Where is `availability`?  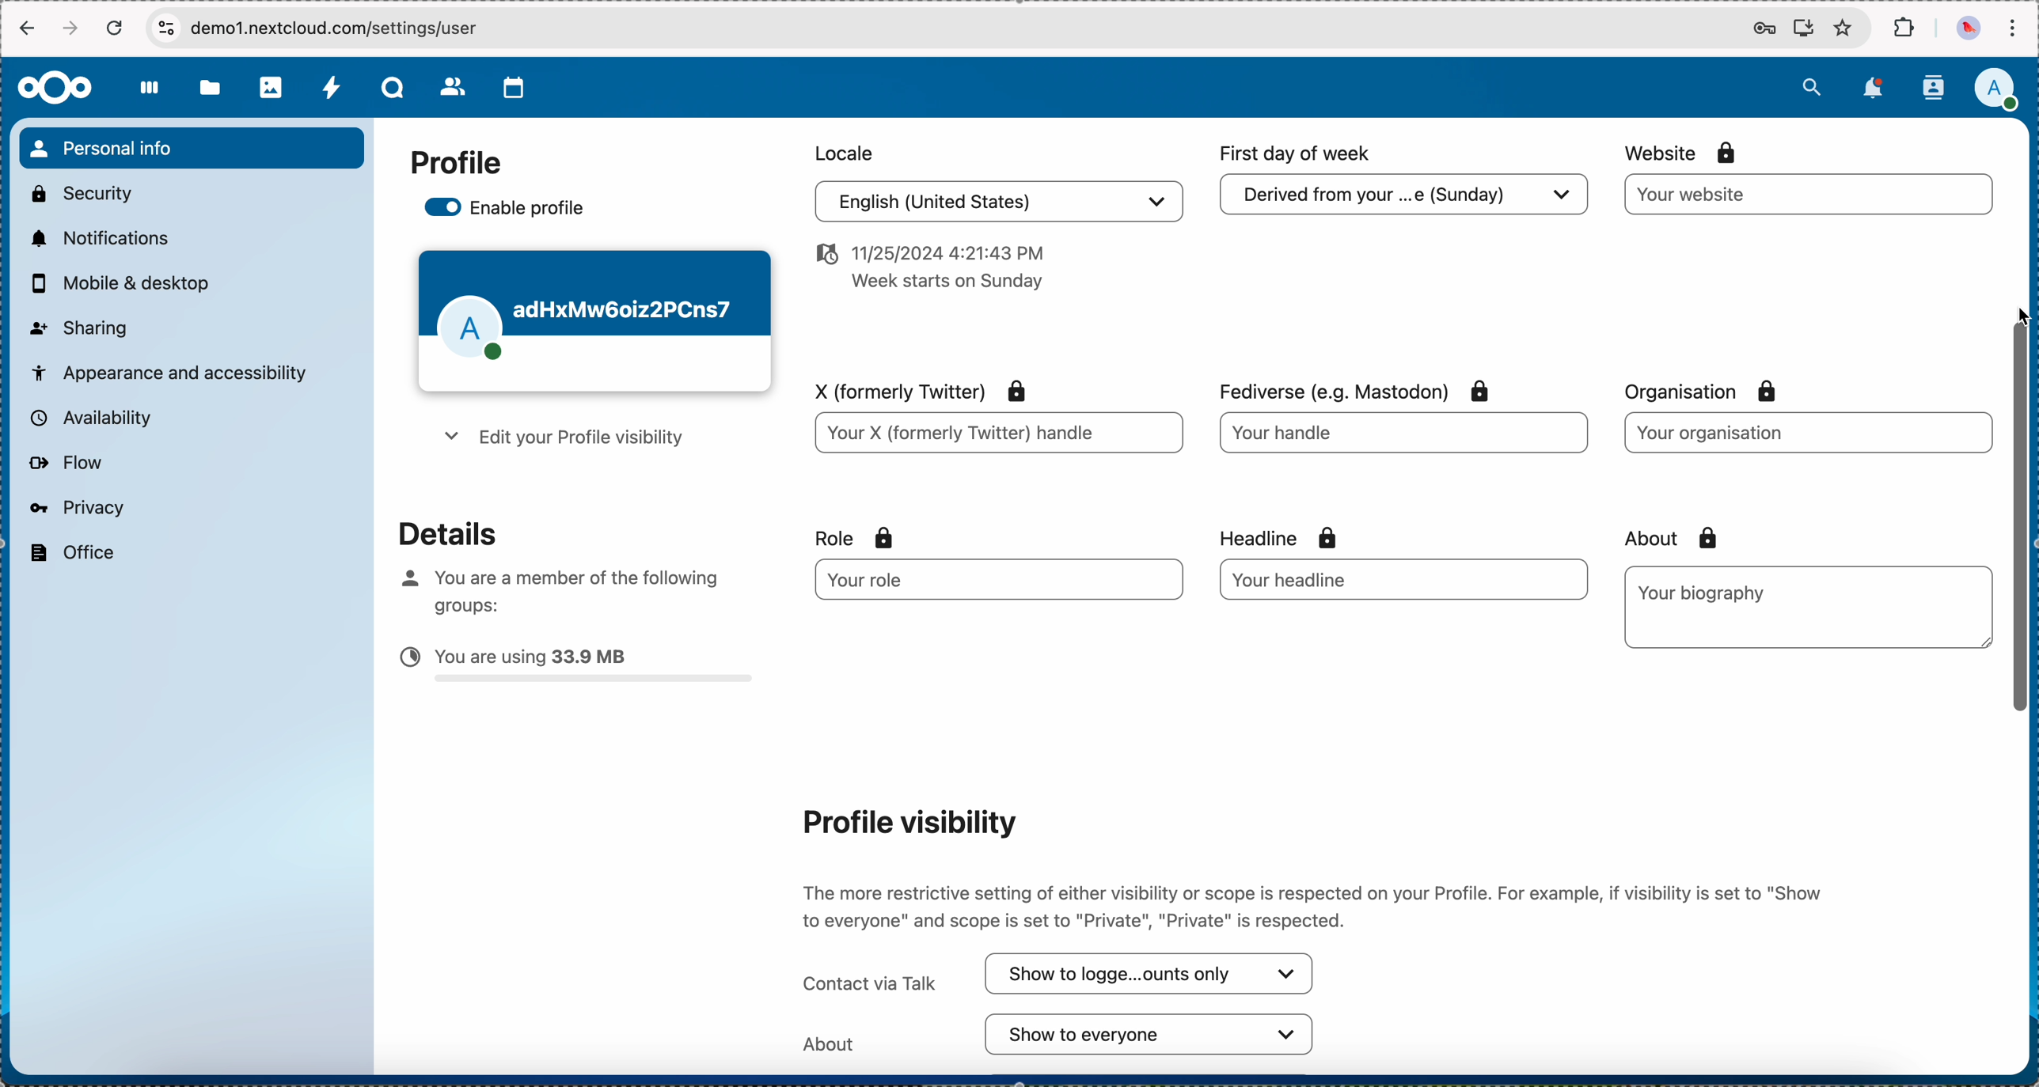
availability is located at coordinates (88, 417).